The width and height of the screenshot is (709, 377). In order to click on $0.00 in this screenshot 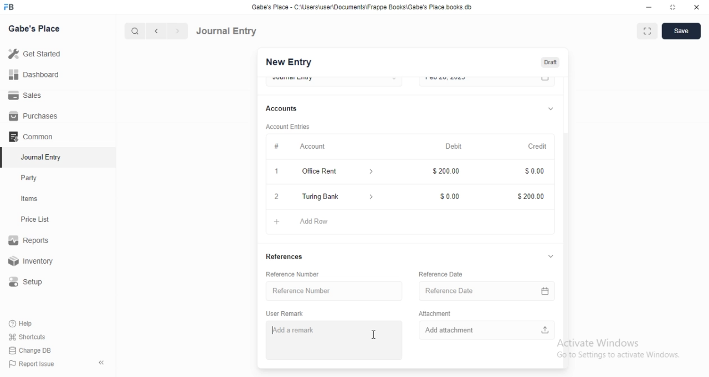, I will do `click(445, 196)`.